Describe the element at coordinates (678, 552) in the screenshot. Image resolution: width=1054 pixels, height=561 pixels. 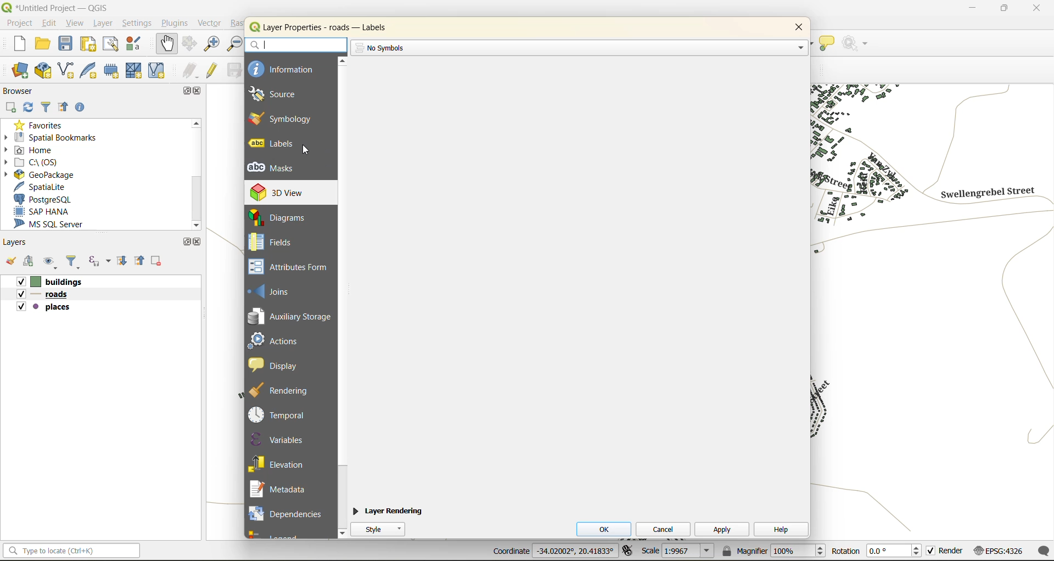
I see `scale` at that location.